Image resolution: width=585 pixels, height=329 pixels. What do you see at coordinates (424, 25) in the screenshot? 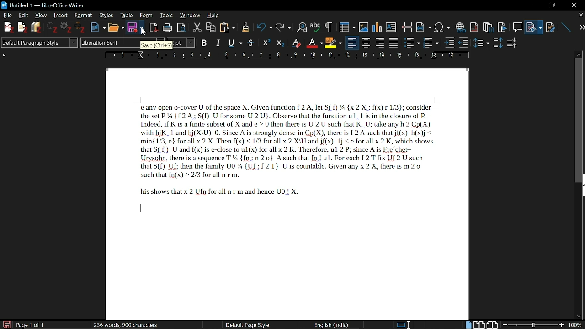
I see `Insert field` at bounding box center [424, 25].